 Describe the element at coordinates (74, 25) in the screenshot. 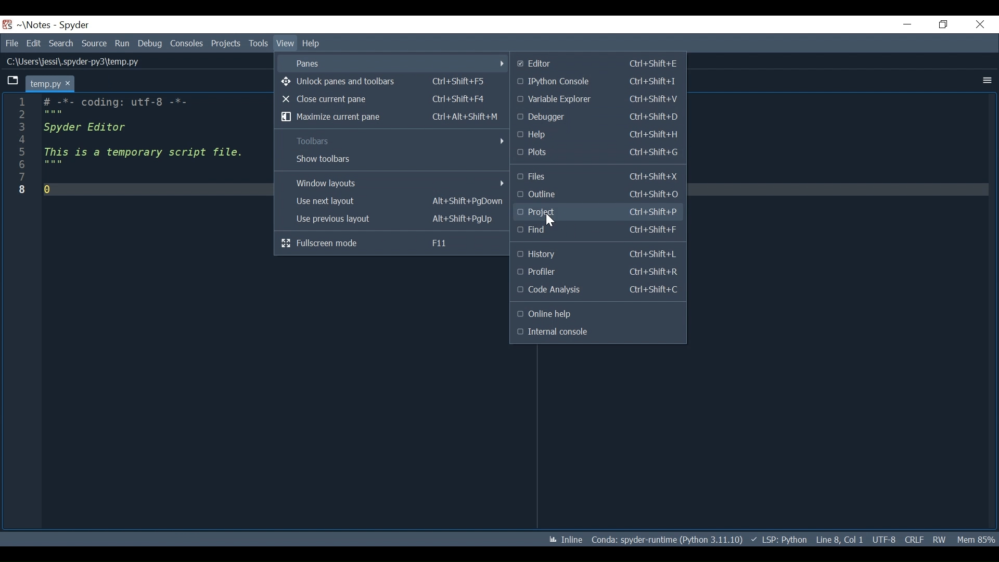

I see `Spyder` at that location.